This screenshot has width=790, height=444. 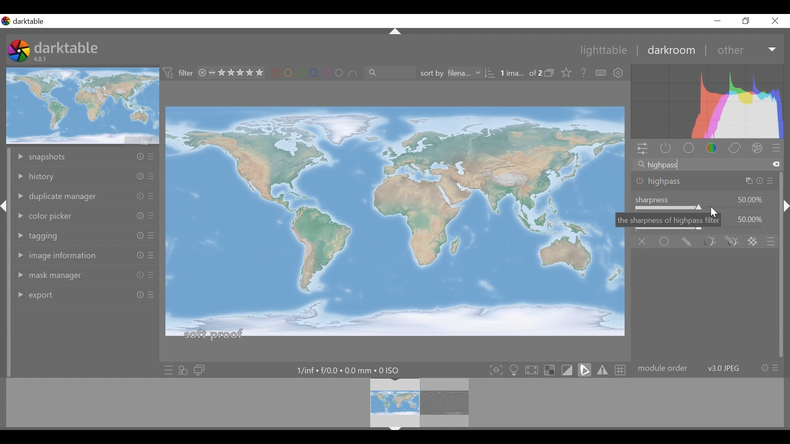 I want to click on icon, so click(x=549, y=72).